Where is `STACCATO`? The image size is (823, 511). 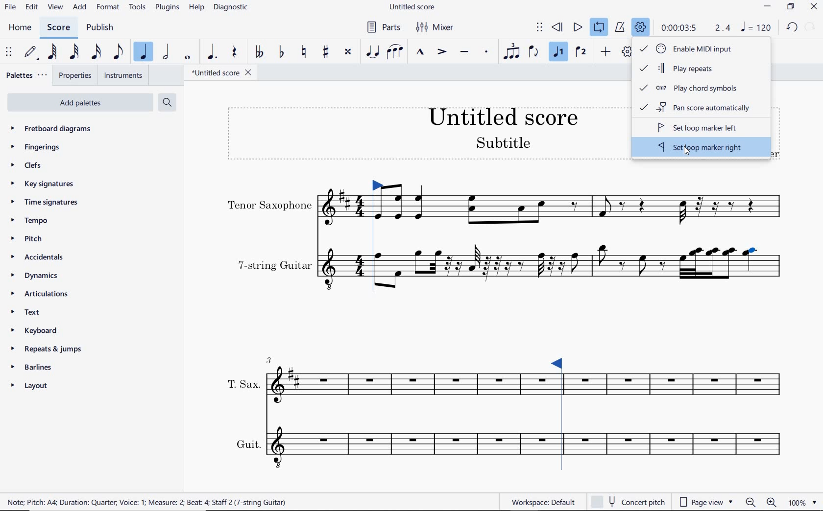
STACCATO is located at coordinates (486, 52).